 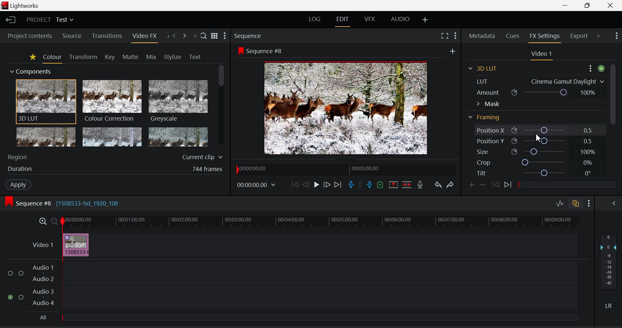 What do you see at coordinates (260, 51) in the screenshot?
I see `Sequence #8` at bounding box center [260, 51].